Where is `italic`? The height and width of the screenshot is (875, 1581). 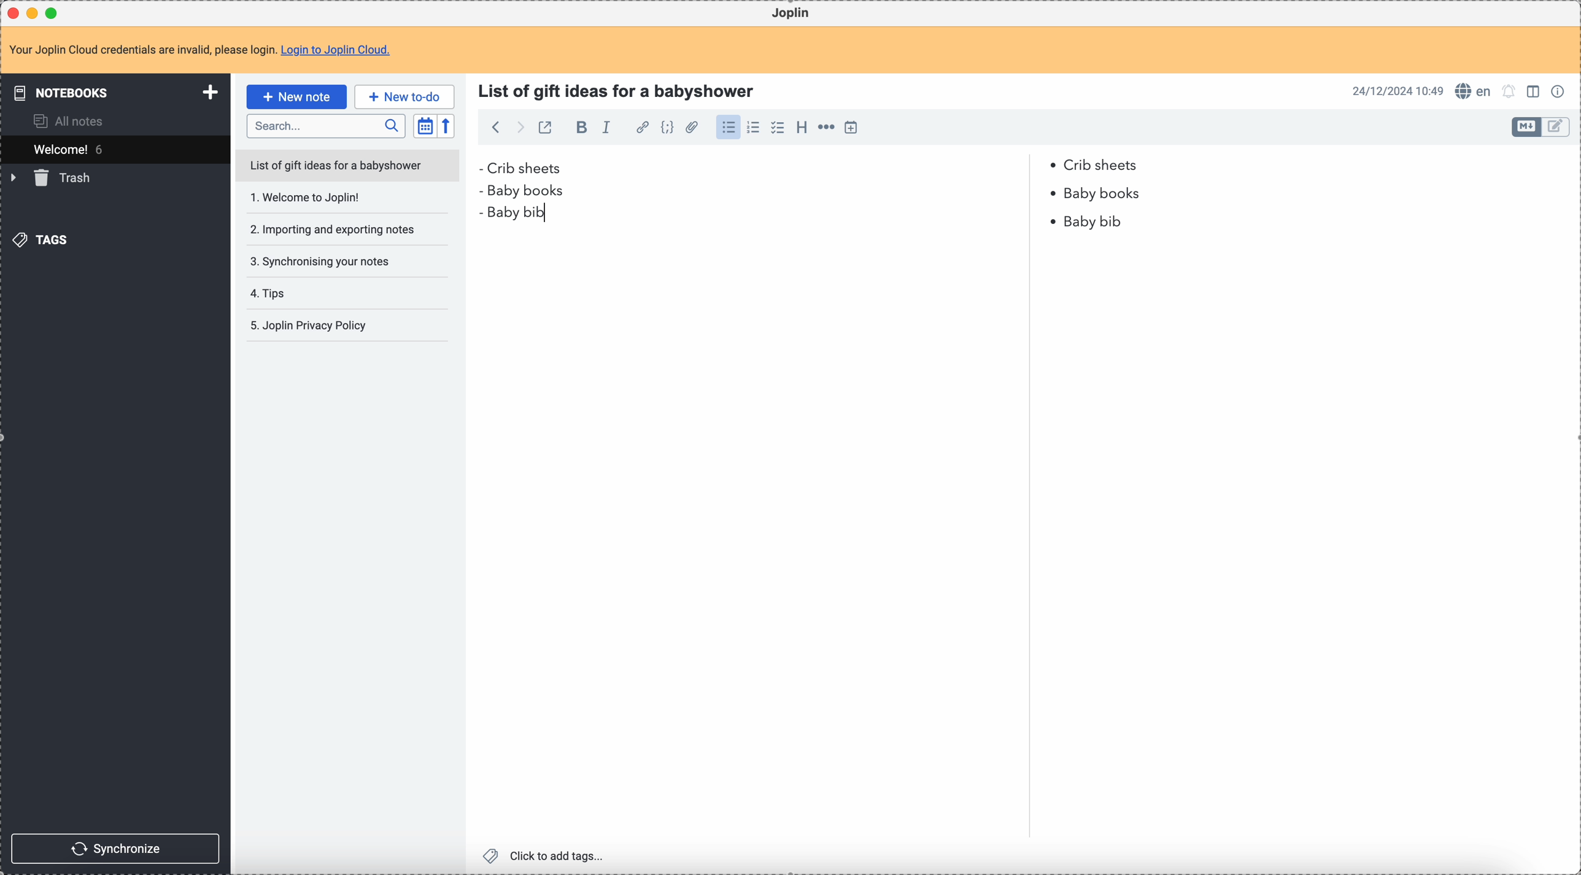
italic is located at coordinates (608, 128).